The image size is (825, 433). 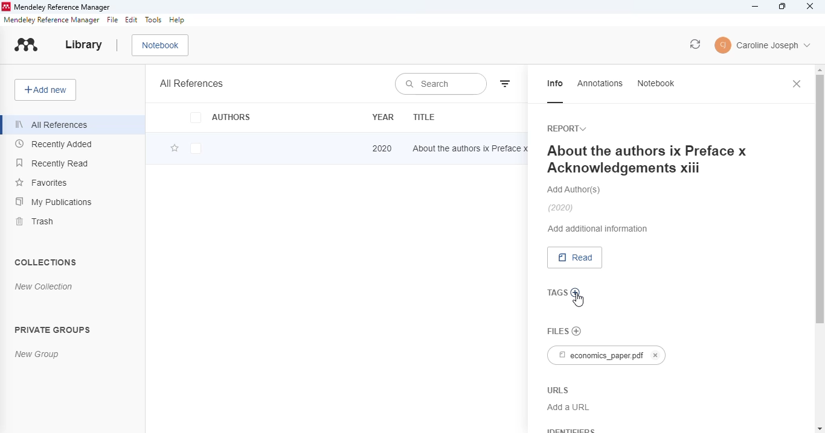 I want to click on minimize, so click(x=756, y=7).